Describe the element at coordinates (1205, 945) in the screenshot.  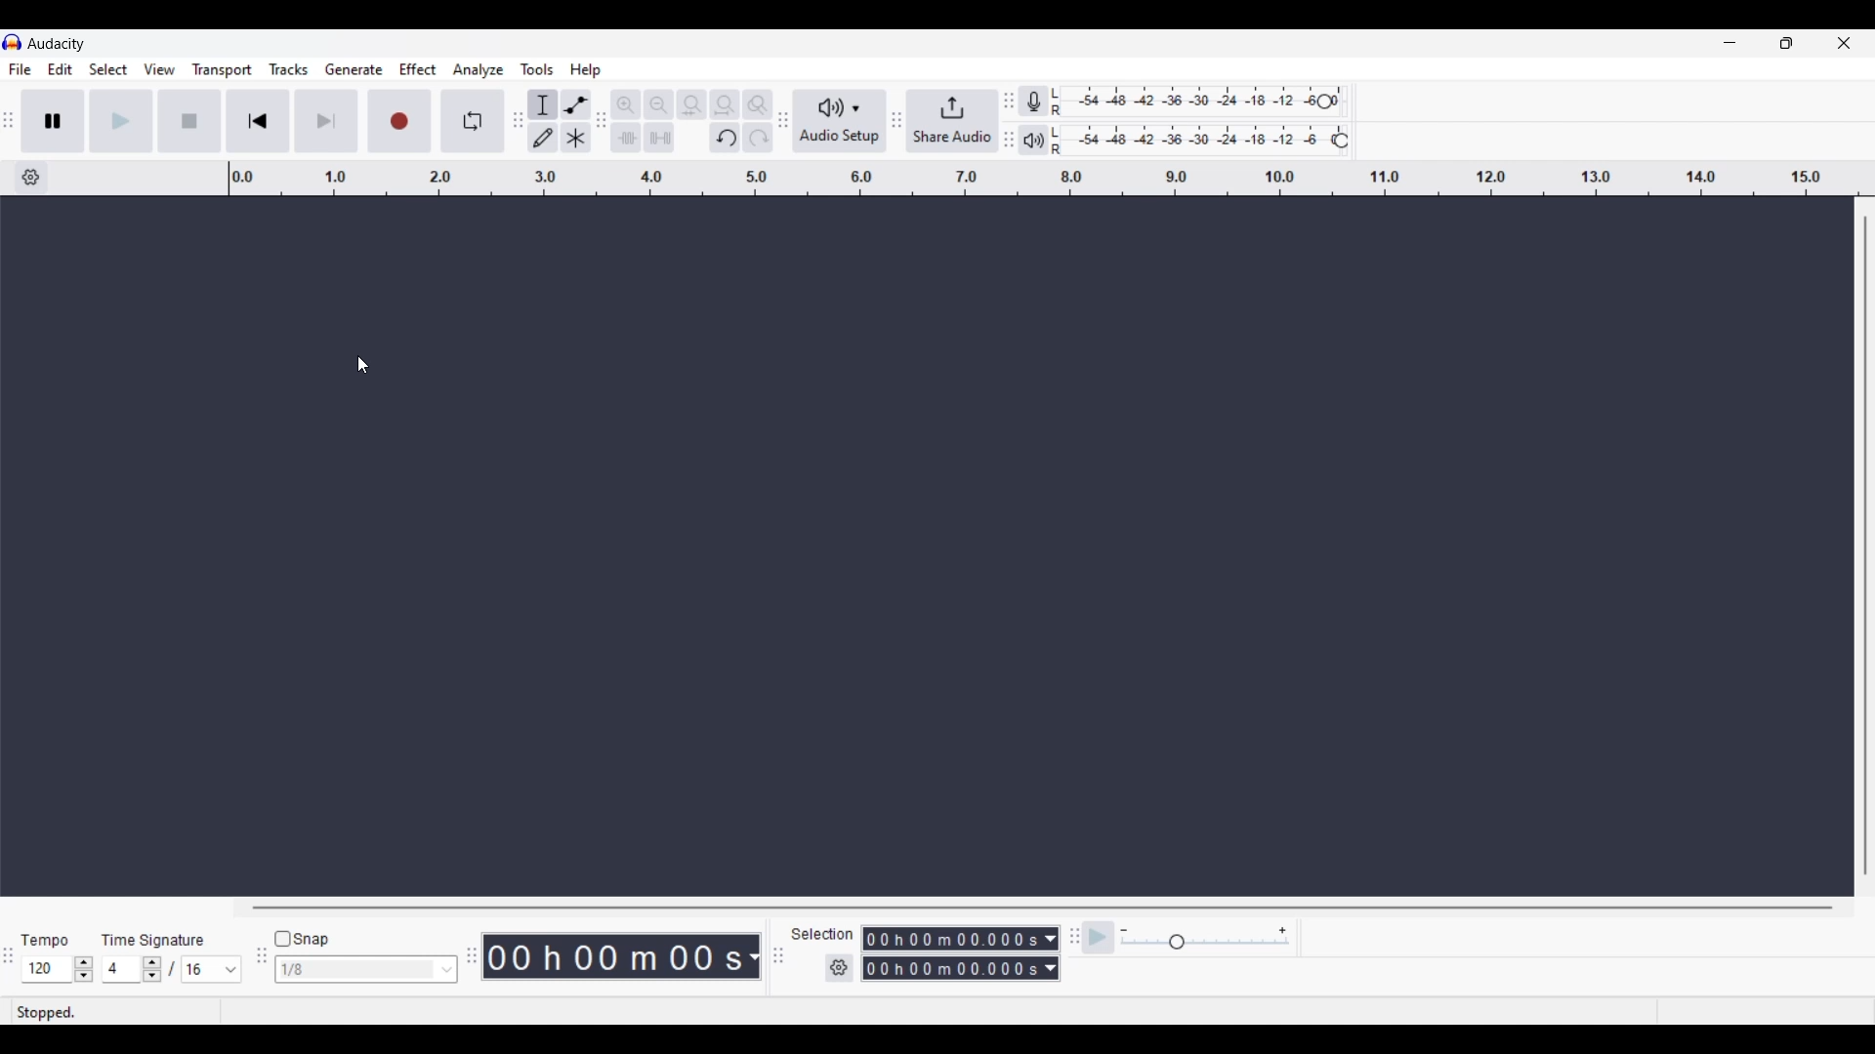
I see `Slider to change playback speed` at that location.